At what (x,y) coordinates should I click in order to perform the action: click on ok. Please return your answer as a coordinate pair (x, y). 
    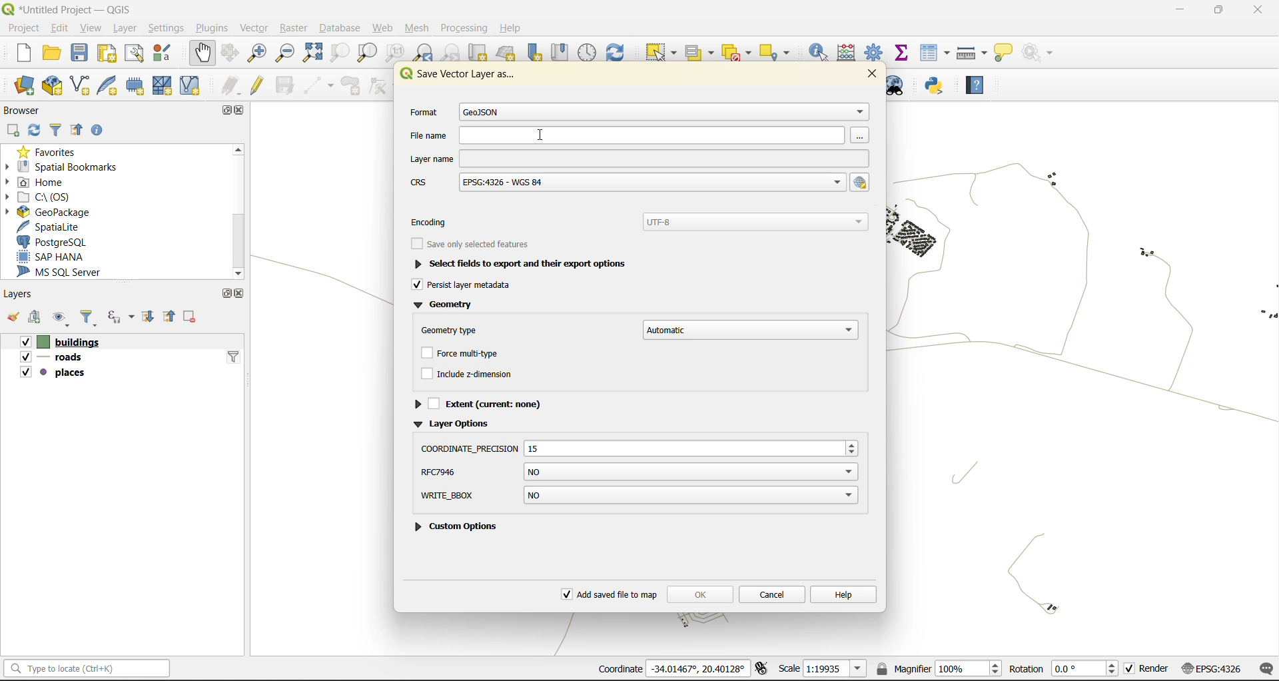
    Looking at the image, I should click on (699, 592).